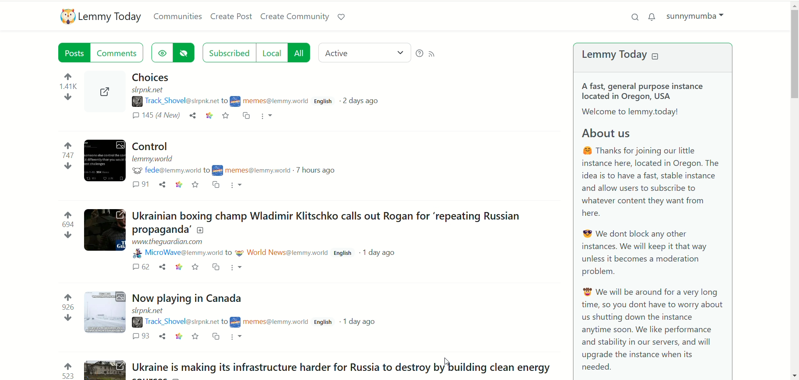 The width and height of the screenshot is (799, 380). I want to click on votes up and down, so click(65, 154).